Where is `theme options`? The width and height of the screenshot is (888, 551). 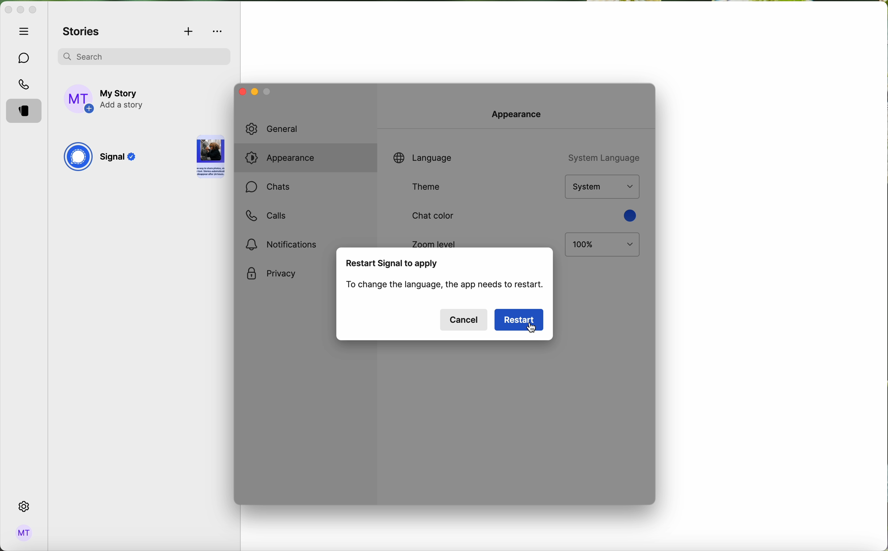
theme options is located at coordinates (601, 187).